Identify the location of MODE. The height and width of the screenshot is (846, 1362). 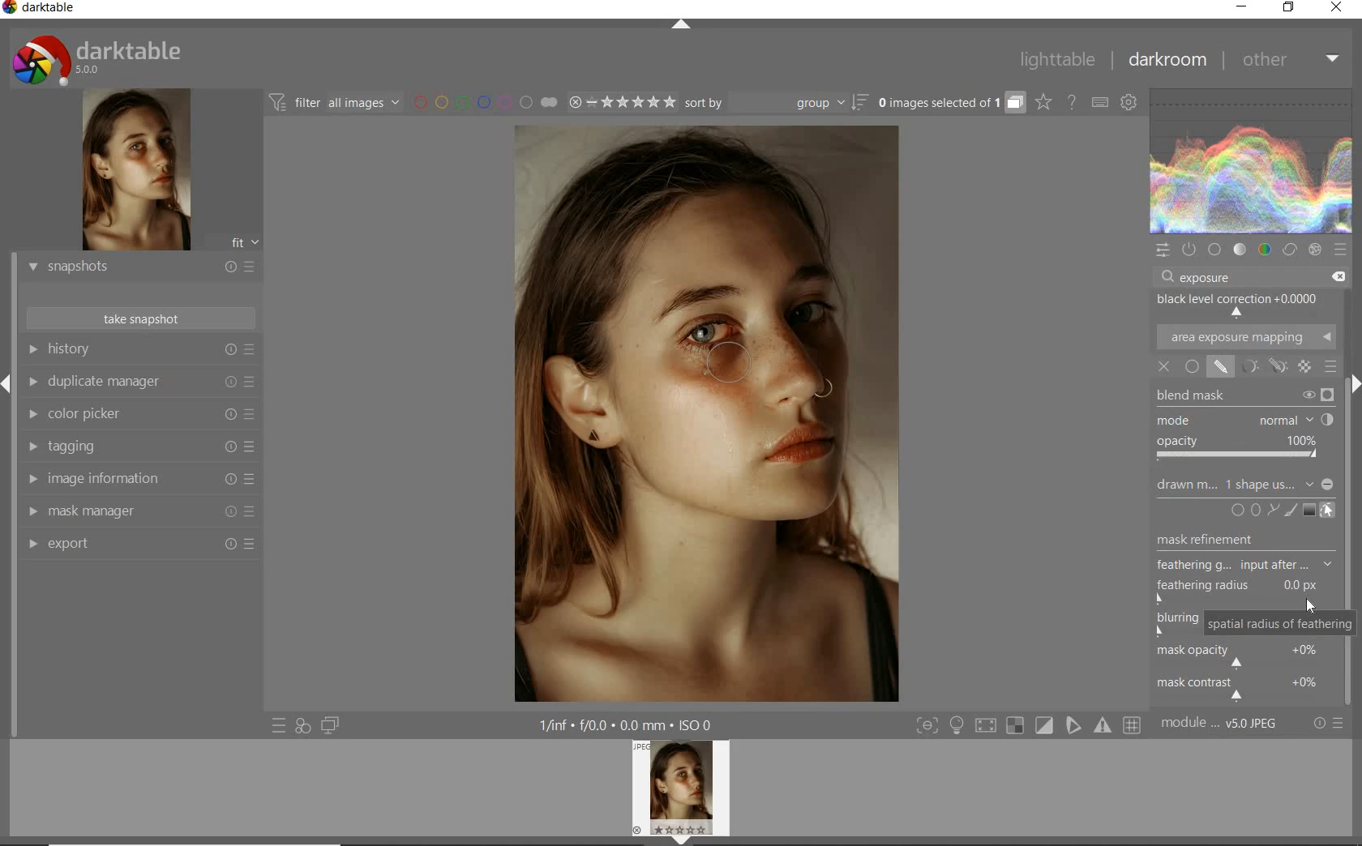
(1244, 421).